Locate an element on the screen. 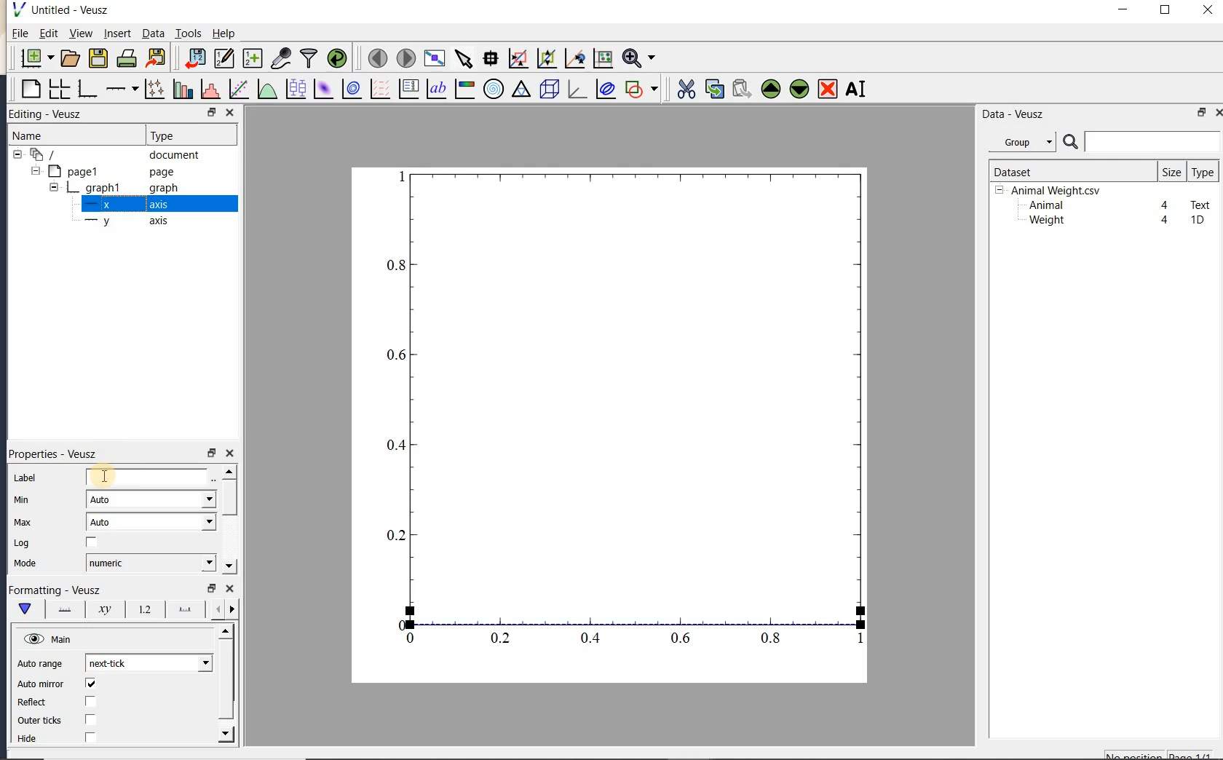 The image size is (1223, 760). plot key is located at coordinates (407, 89).